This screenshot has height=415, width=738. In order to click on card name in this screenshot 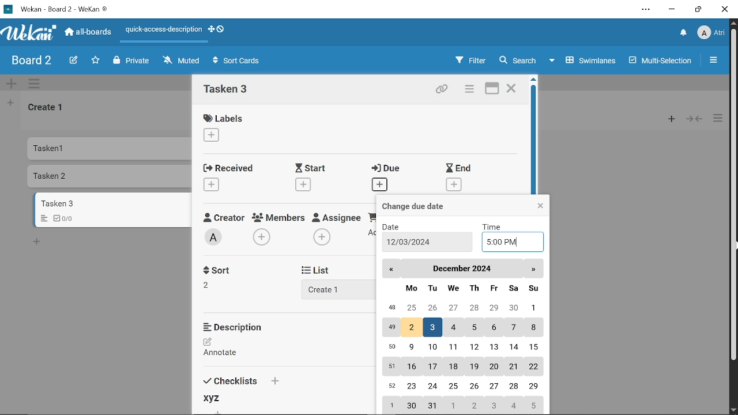, I will do `click(230, 90)`.